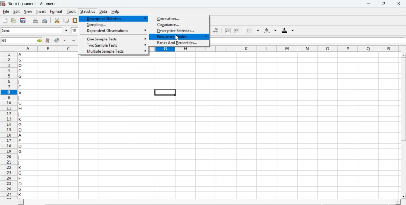 This screenshot has height=205, width=406. I want to click on insert, so click(41, 11).